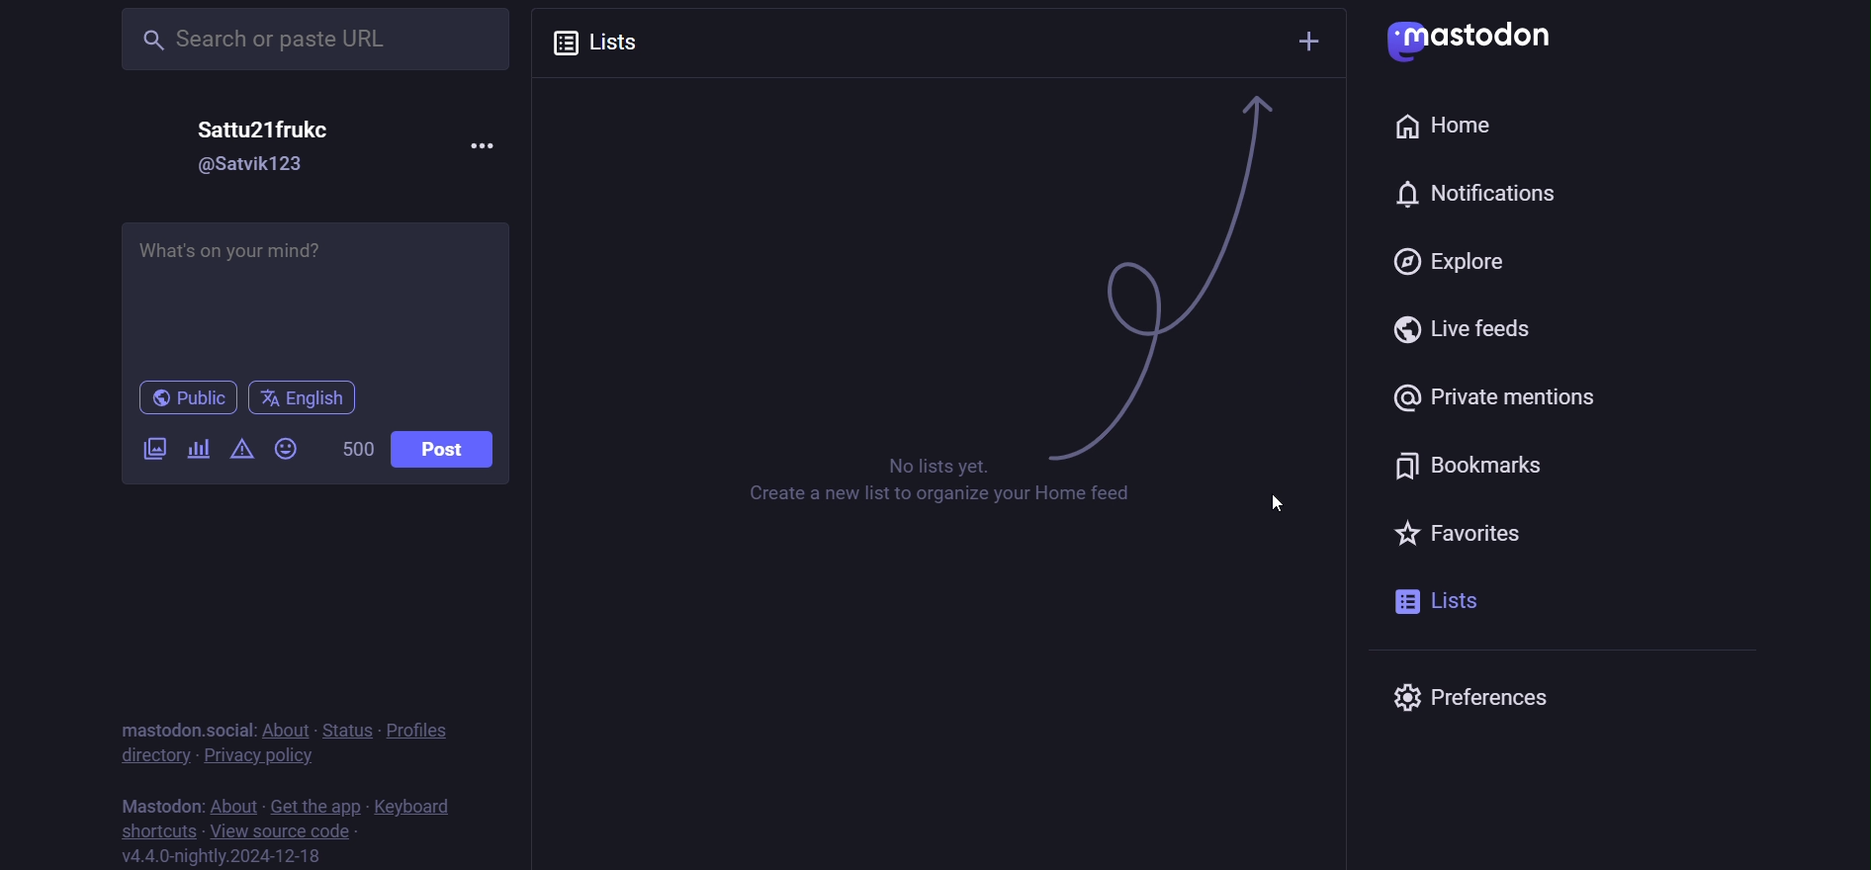  I want to click on mastodon, so click(162, 802).